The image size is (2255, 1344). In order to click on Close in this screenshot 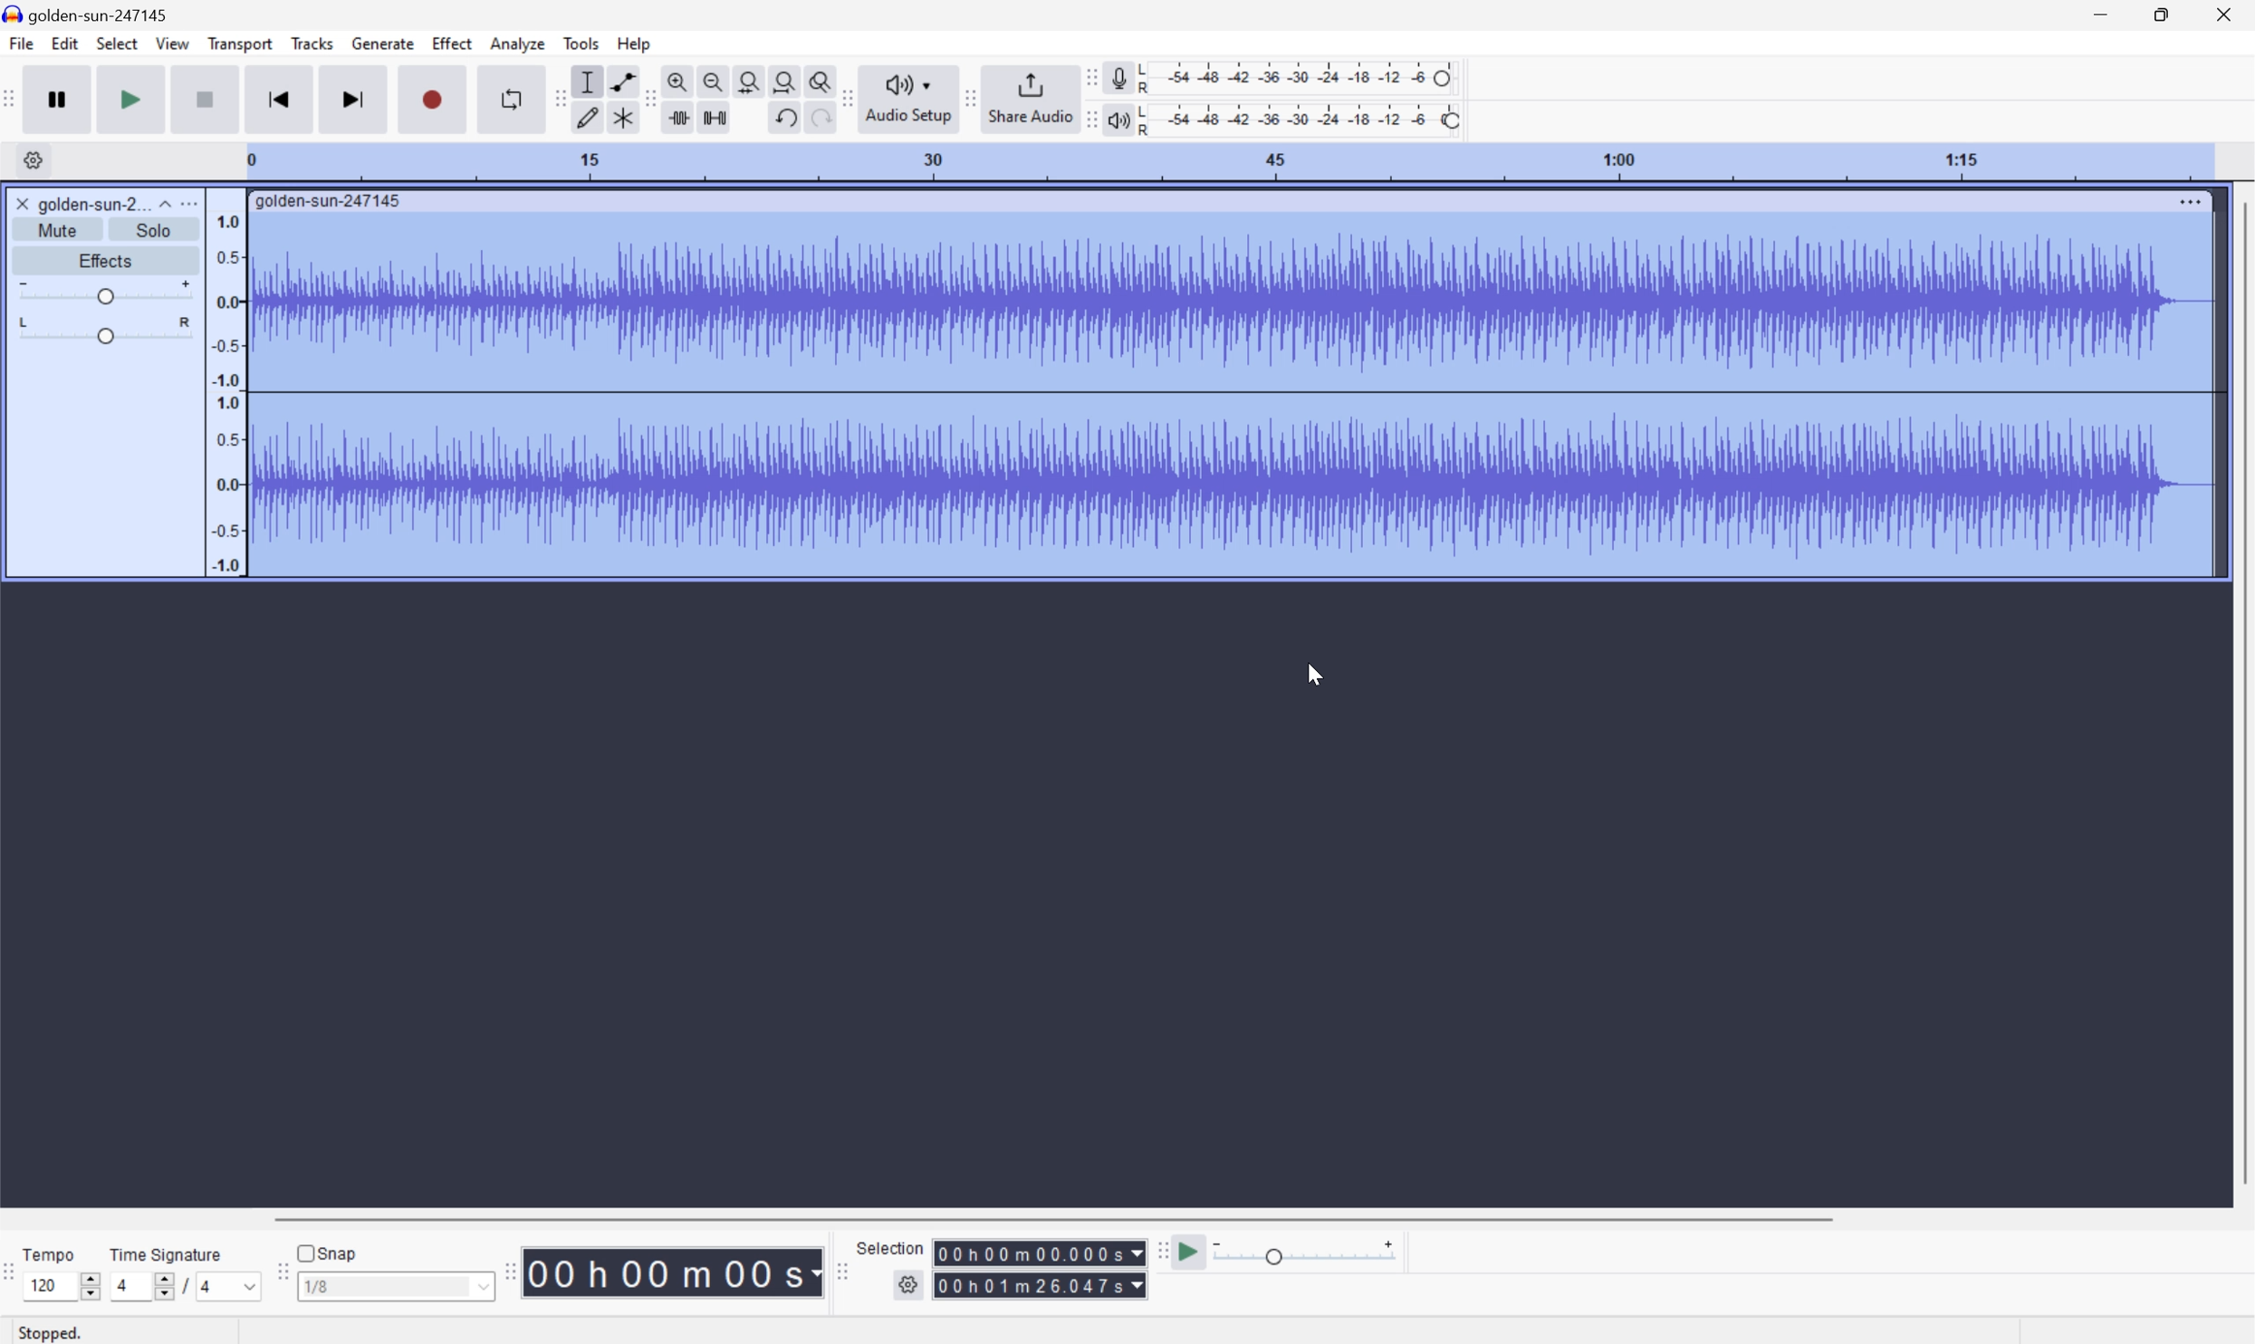, I will do `click(2229, 14)`.